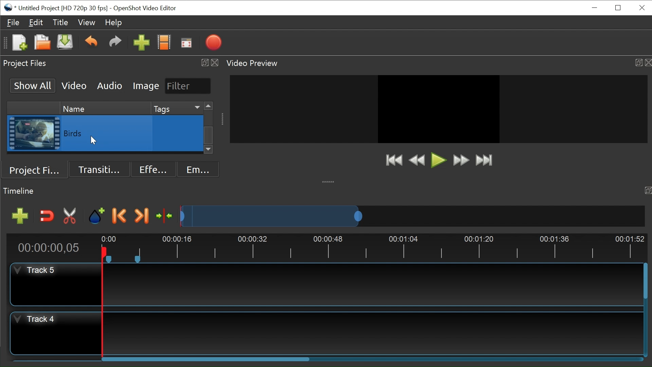  I want to click on Jump to Start, so click(394, 161).